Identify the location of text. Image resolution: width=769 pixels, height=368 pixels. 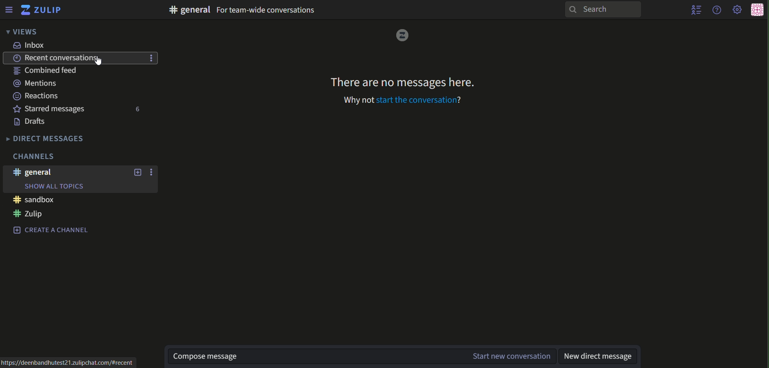
(31, 46).